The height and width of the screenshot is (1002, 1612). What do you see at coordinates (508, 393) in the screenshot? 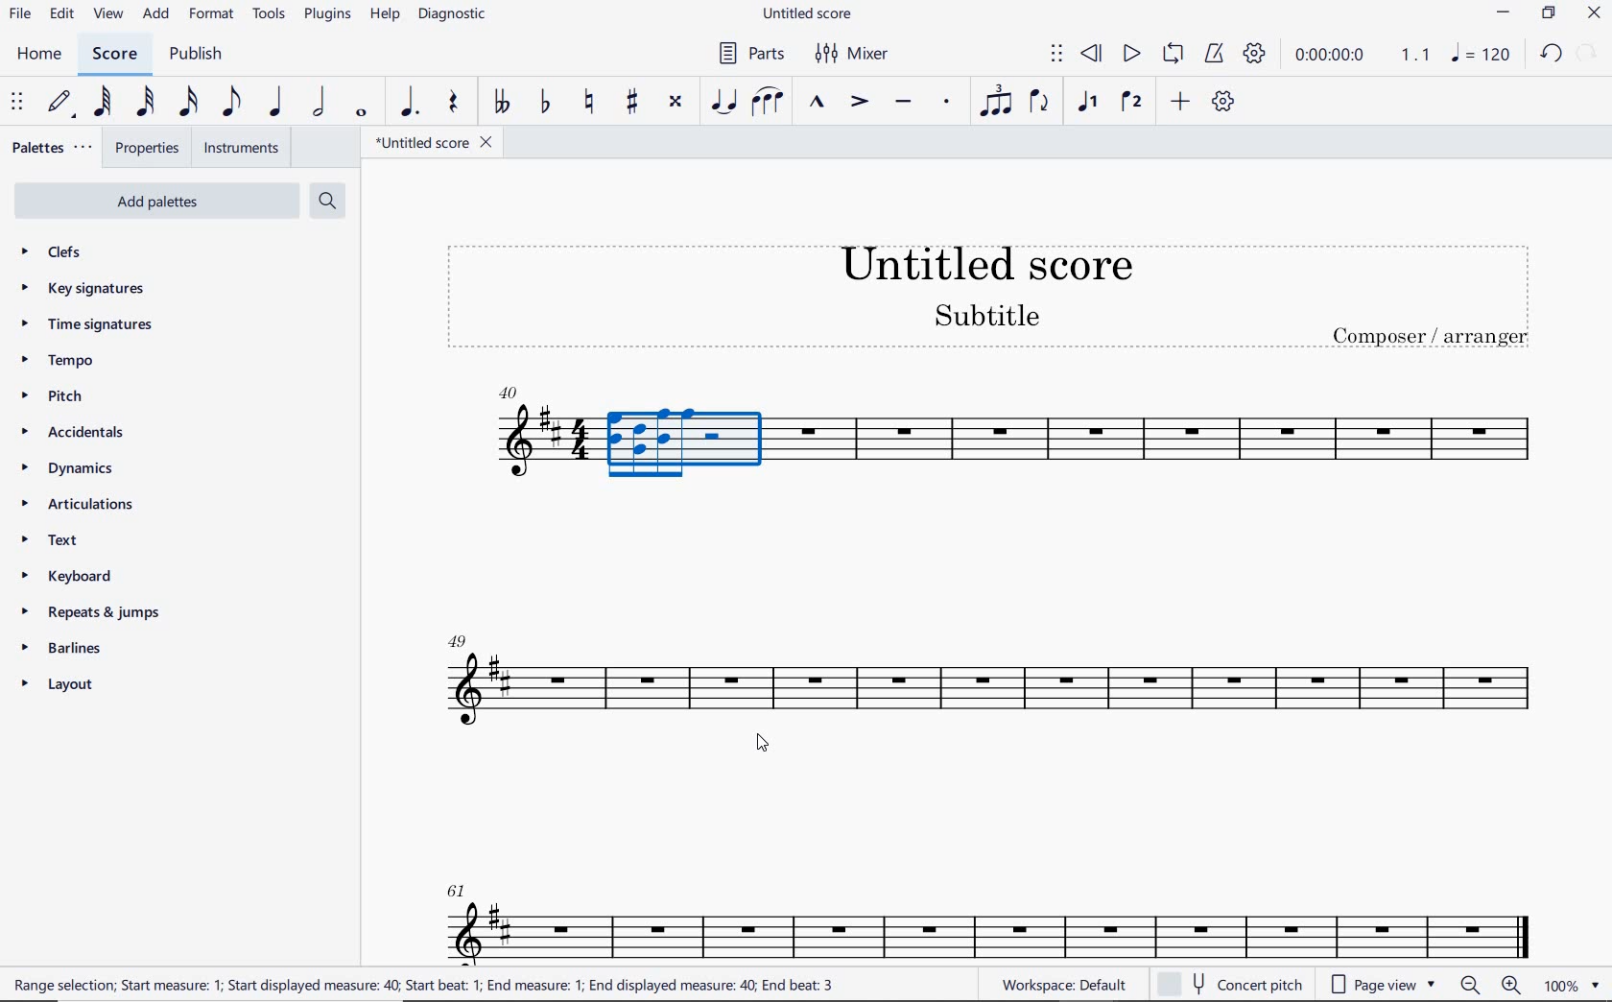
I see `measure added ` at bounding box center [508, 393].